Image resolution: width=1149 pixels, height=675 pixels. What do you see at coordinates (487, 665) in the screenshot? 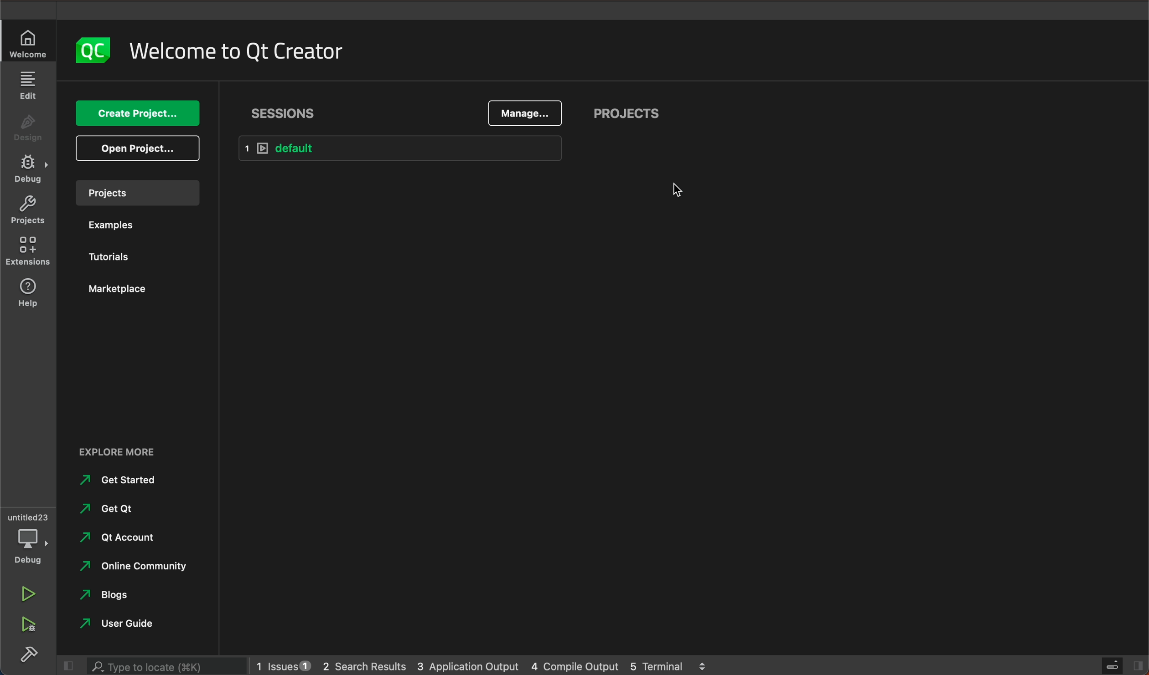
I see `logs` at bounding box center [487, 665].